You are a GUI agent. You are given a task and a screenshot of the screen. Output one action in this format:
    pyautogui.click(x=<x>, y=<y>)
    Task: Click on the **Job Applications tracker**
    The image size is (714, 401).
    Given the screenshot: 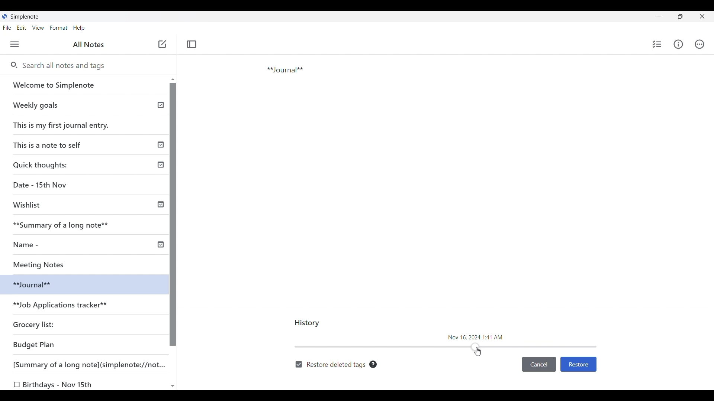 What is the action you would take?
    pyautogui.click(x=62, y=306)
    